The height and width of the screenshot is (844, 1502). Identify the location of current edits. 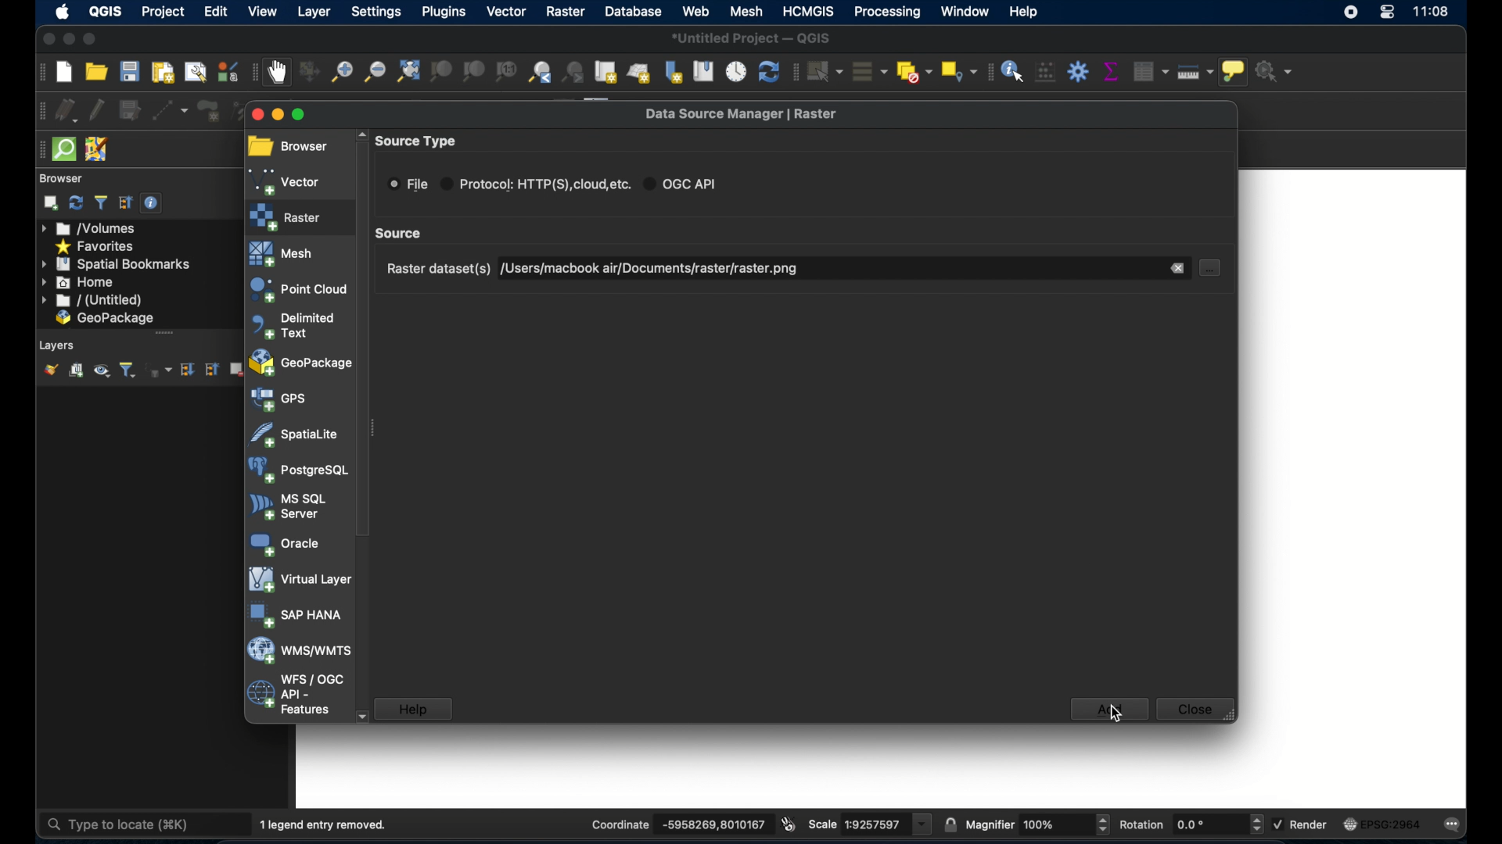
(66, 110).